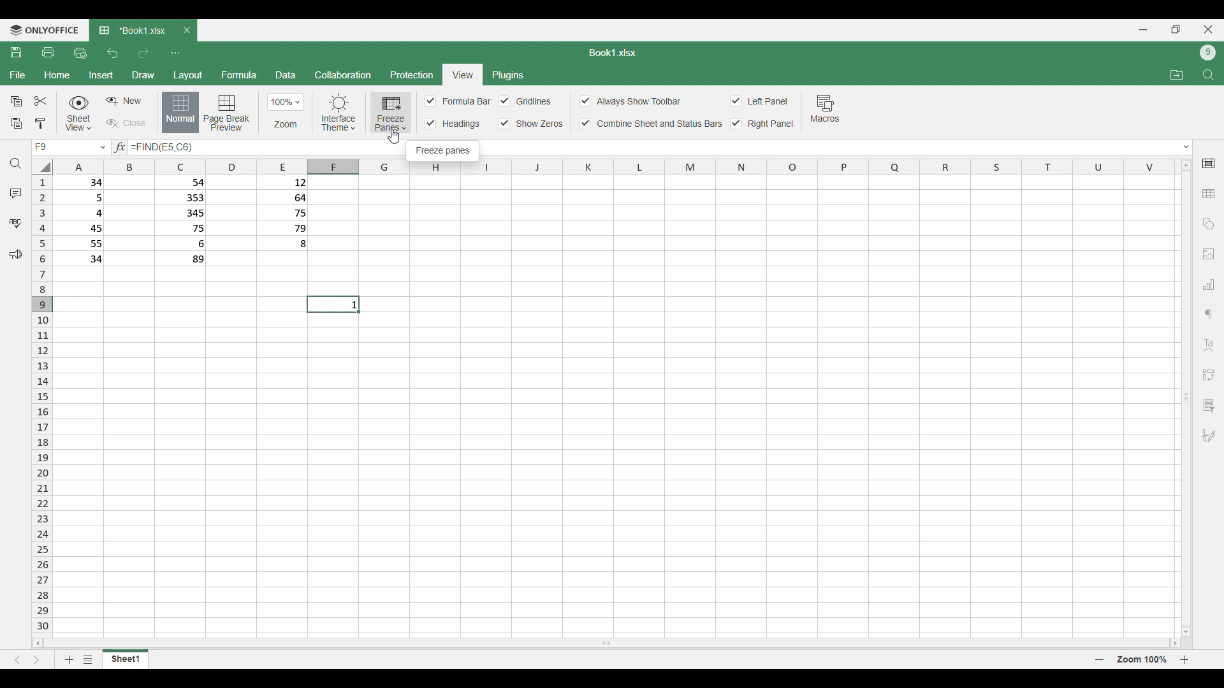 Image resolution: width=1224 pixels, height=688 pixels. I want to click on , so click(531, 124).